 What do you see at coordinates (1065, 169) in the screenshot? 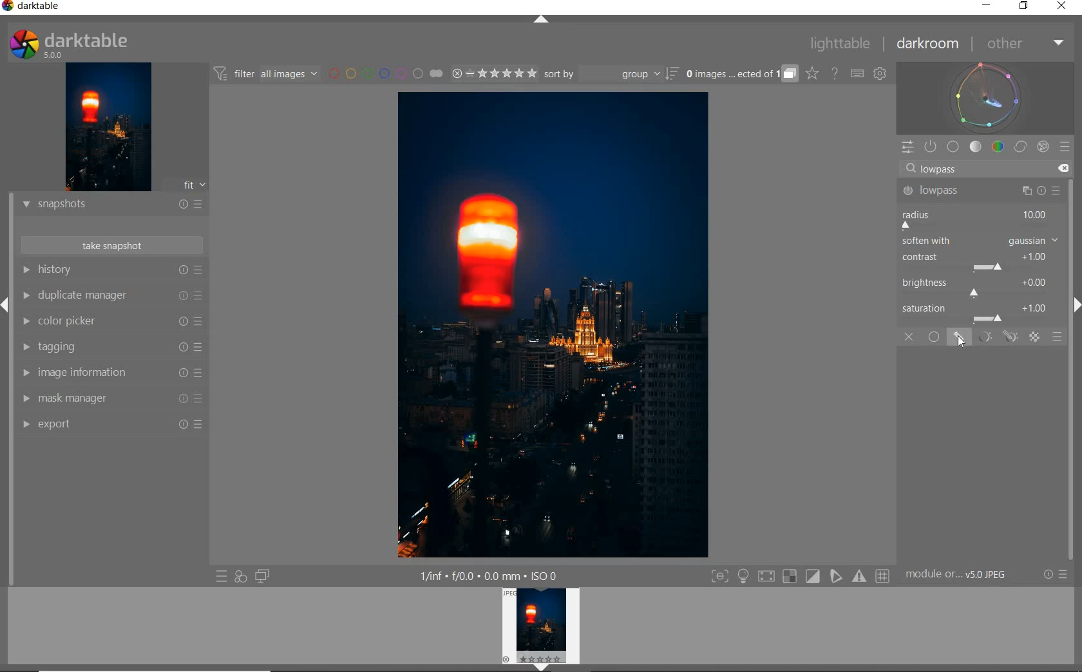
I see `DELETE` at bounding box center [1065, 169].